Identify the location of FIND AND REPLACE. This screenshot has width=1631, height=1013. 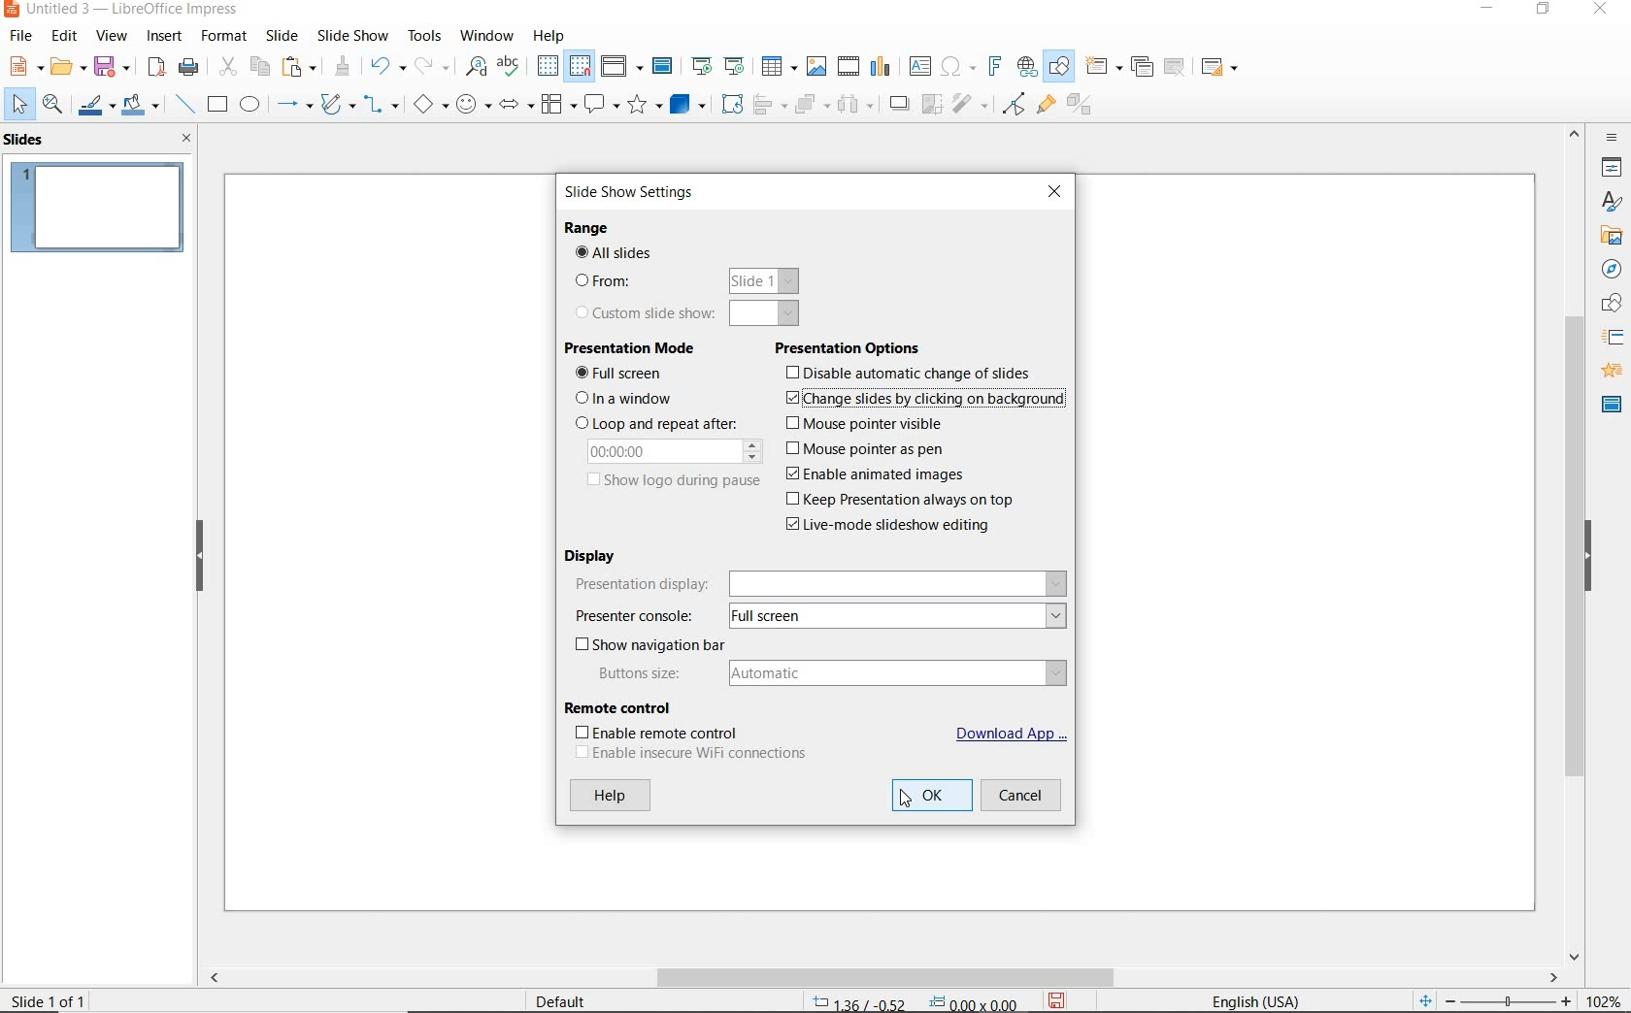
(476, 68).